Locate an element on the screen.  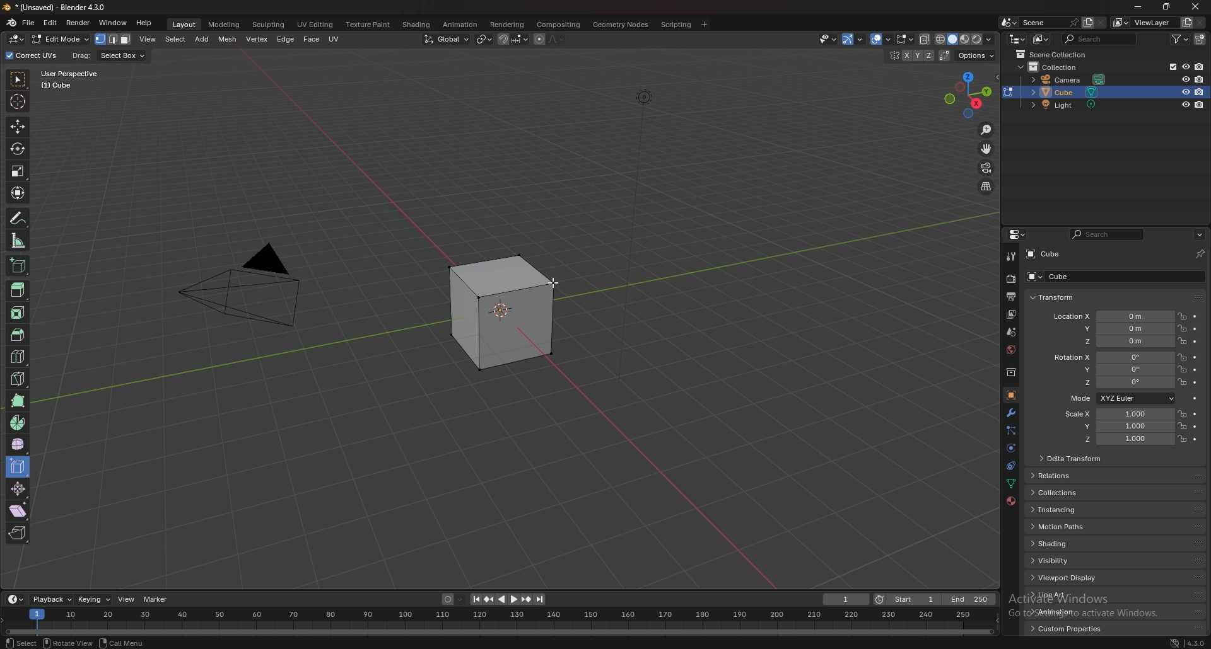
face is located at coordinates (312, 40).